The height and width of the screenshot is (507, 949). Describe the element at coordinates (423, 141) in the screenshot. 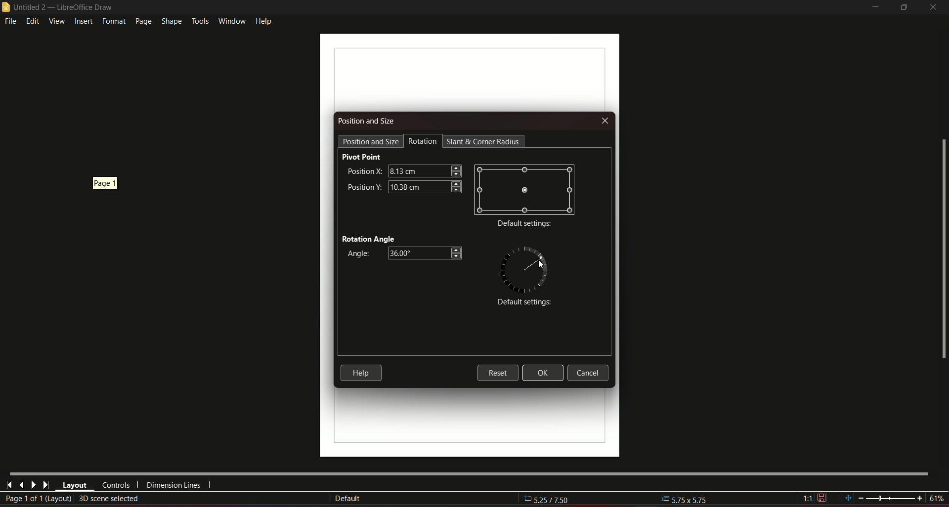

I see `Rotation` at that location.